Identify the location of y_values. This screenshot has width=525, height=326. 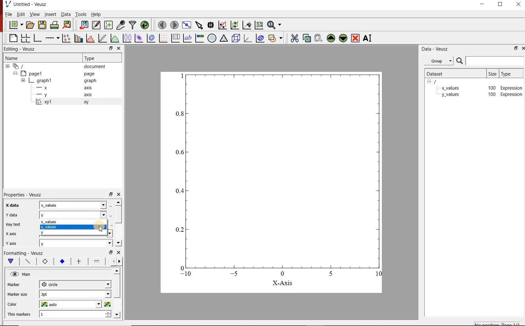
(74, 228).